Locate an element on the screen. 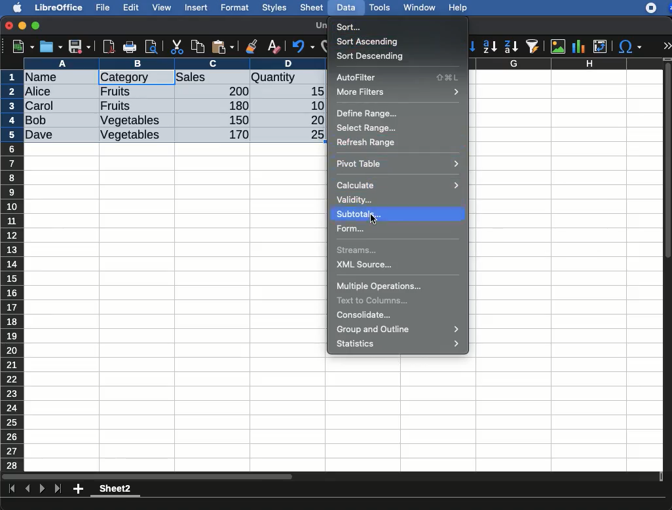  minimize is located at coordinates (23, 25).